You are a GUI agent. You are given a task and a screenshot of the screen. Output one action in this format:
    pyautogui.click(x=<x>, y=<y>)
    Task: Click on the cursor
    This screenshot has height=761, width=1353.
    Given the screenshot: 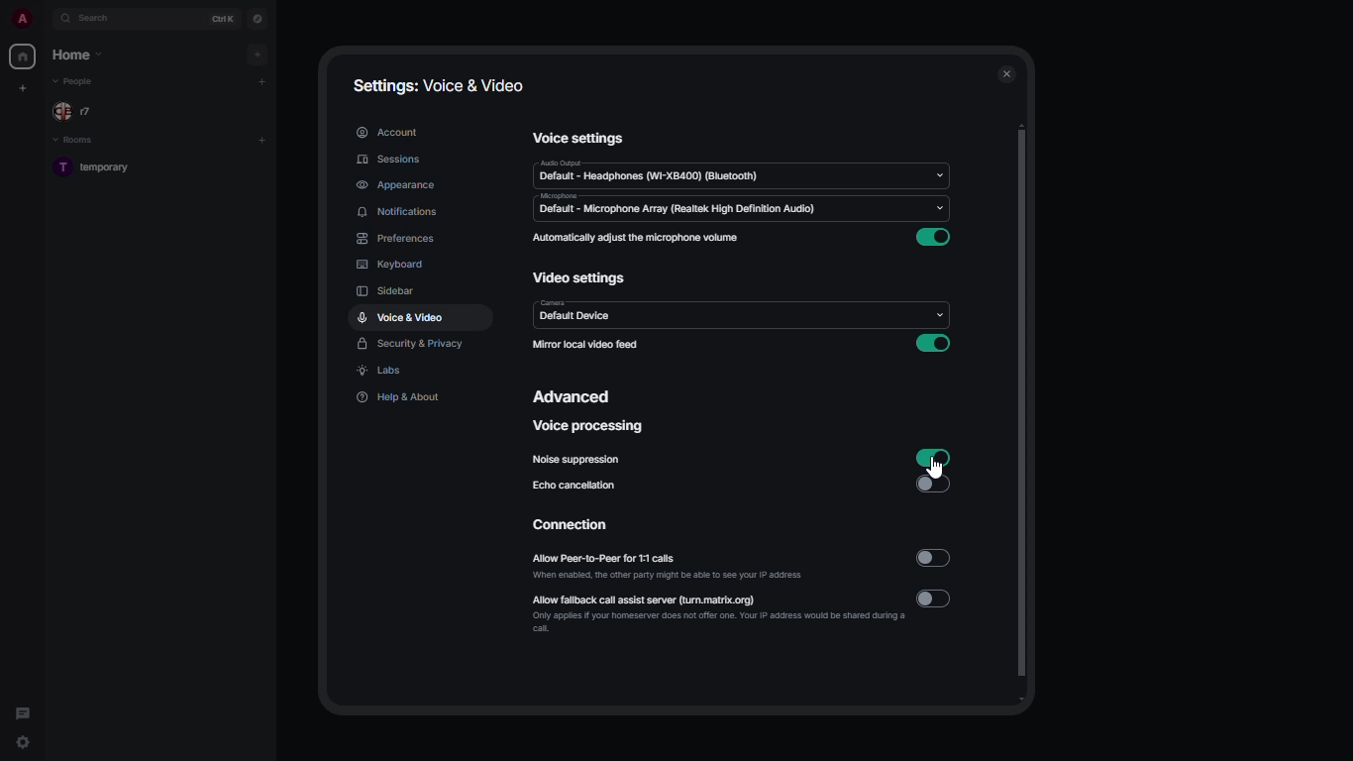 What is the action you would take?
    pyautogui.click(x=939, y=467)
    